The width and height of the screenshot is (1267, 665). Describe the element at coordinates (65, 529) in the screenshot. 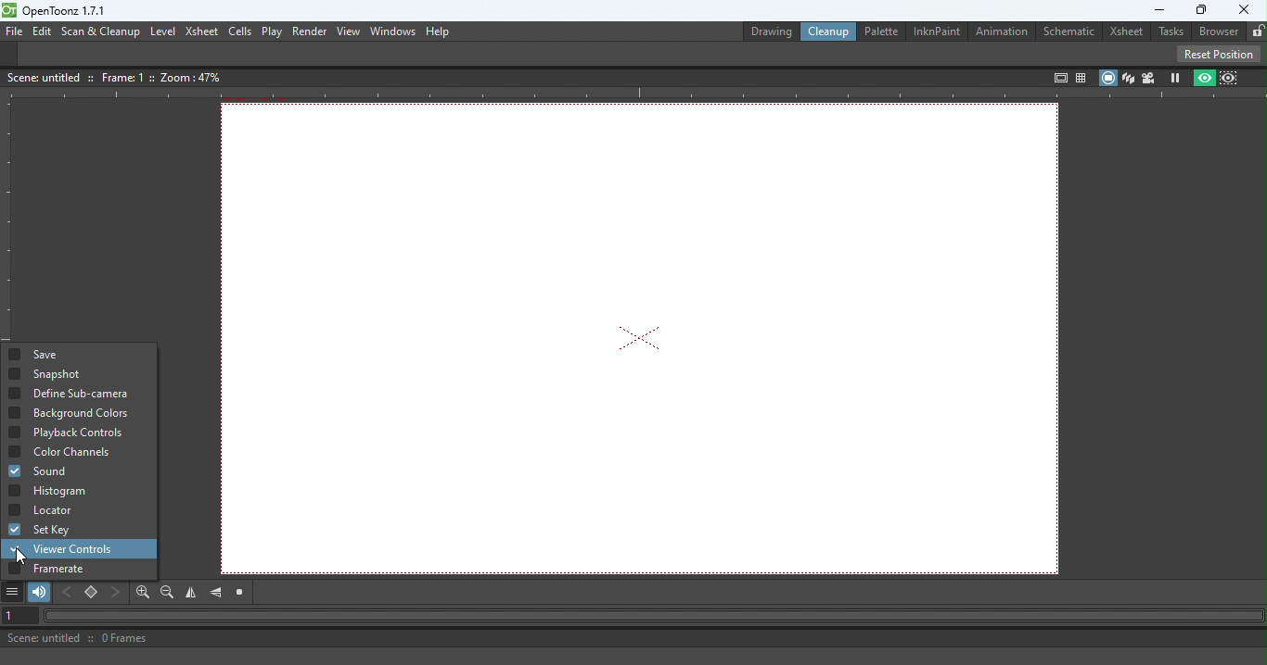

I see `Set Key` at that location.